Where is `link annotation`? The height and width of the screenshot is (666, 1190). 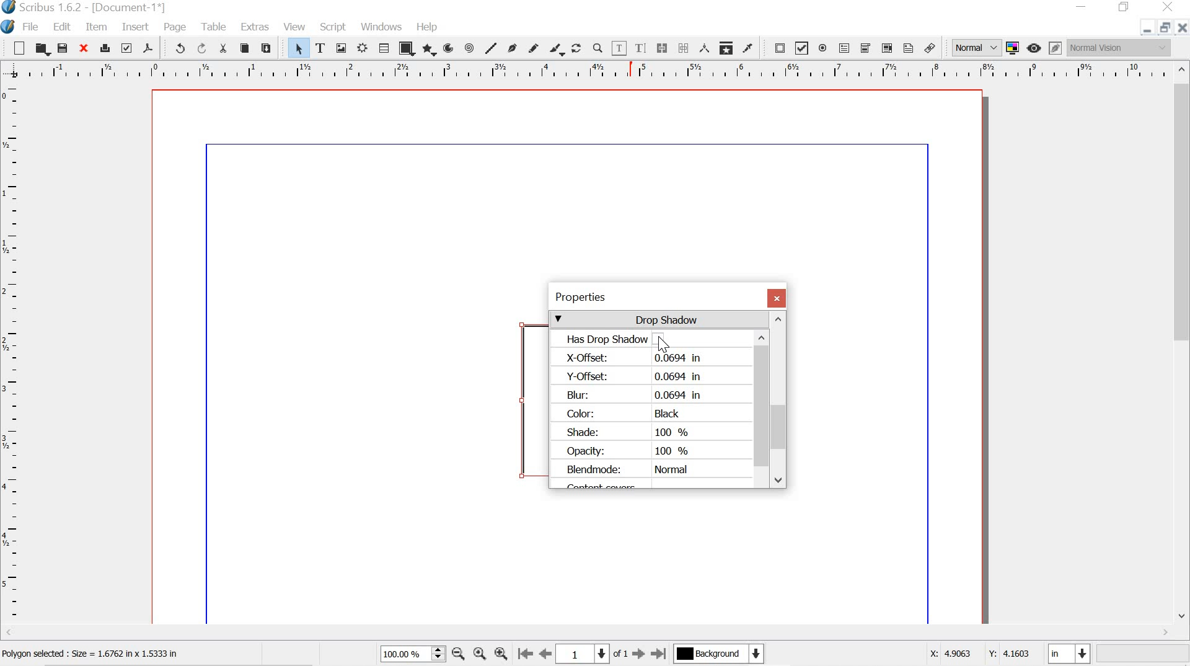 link annotation is located at coordinates (932, 48).